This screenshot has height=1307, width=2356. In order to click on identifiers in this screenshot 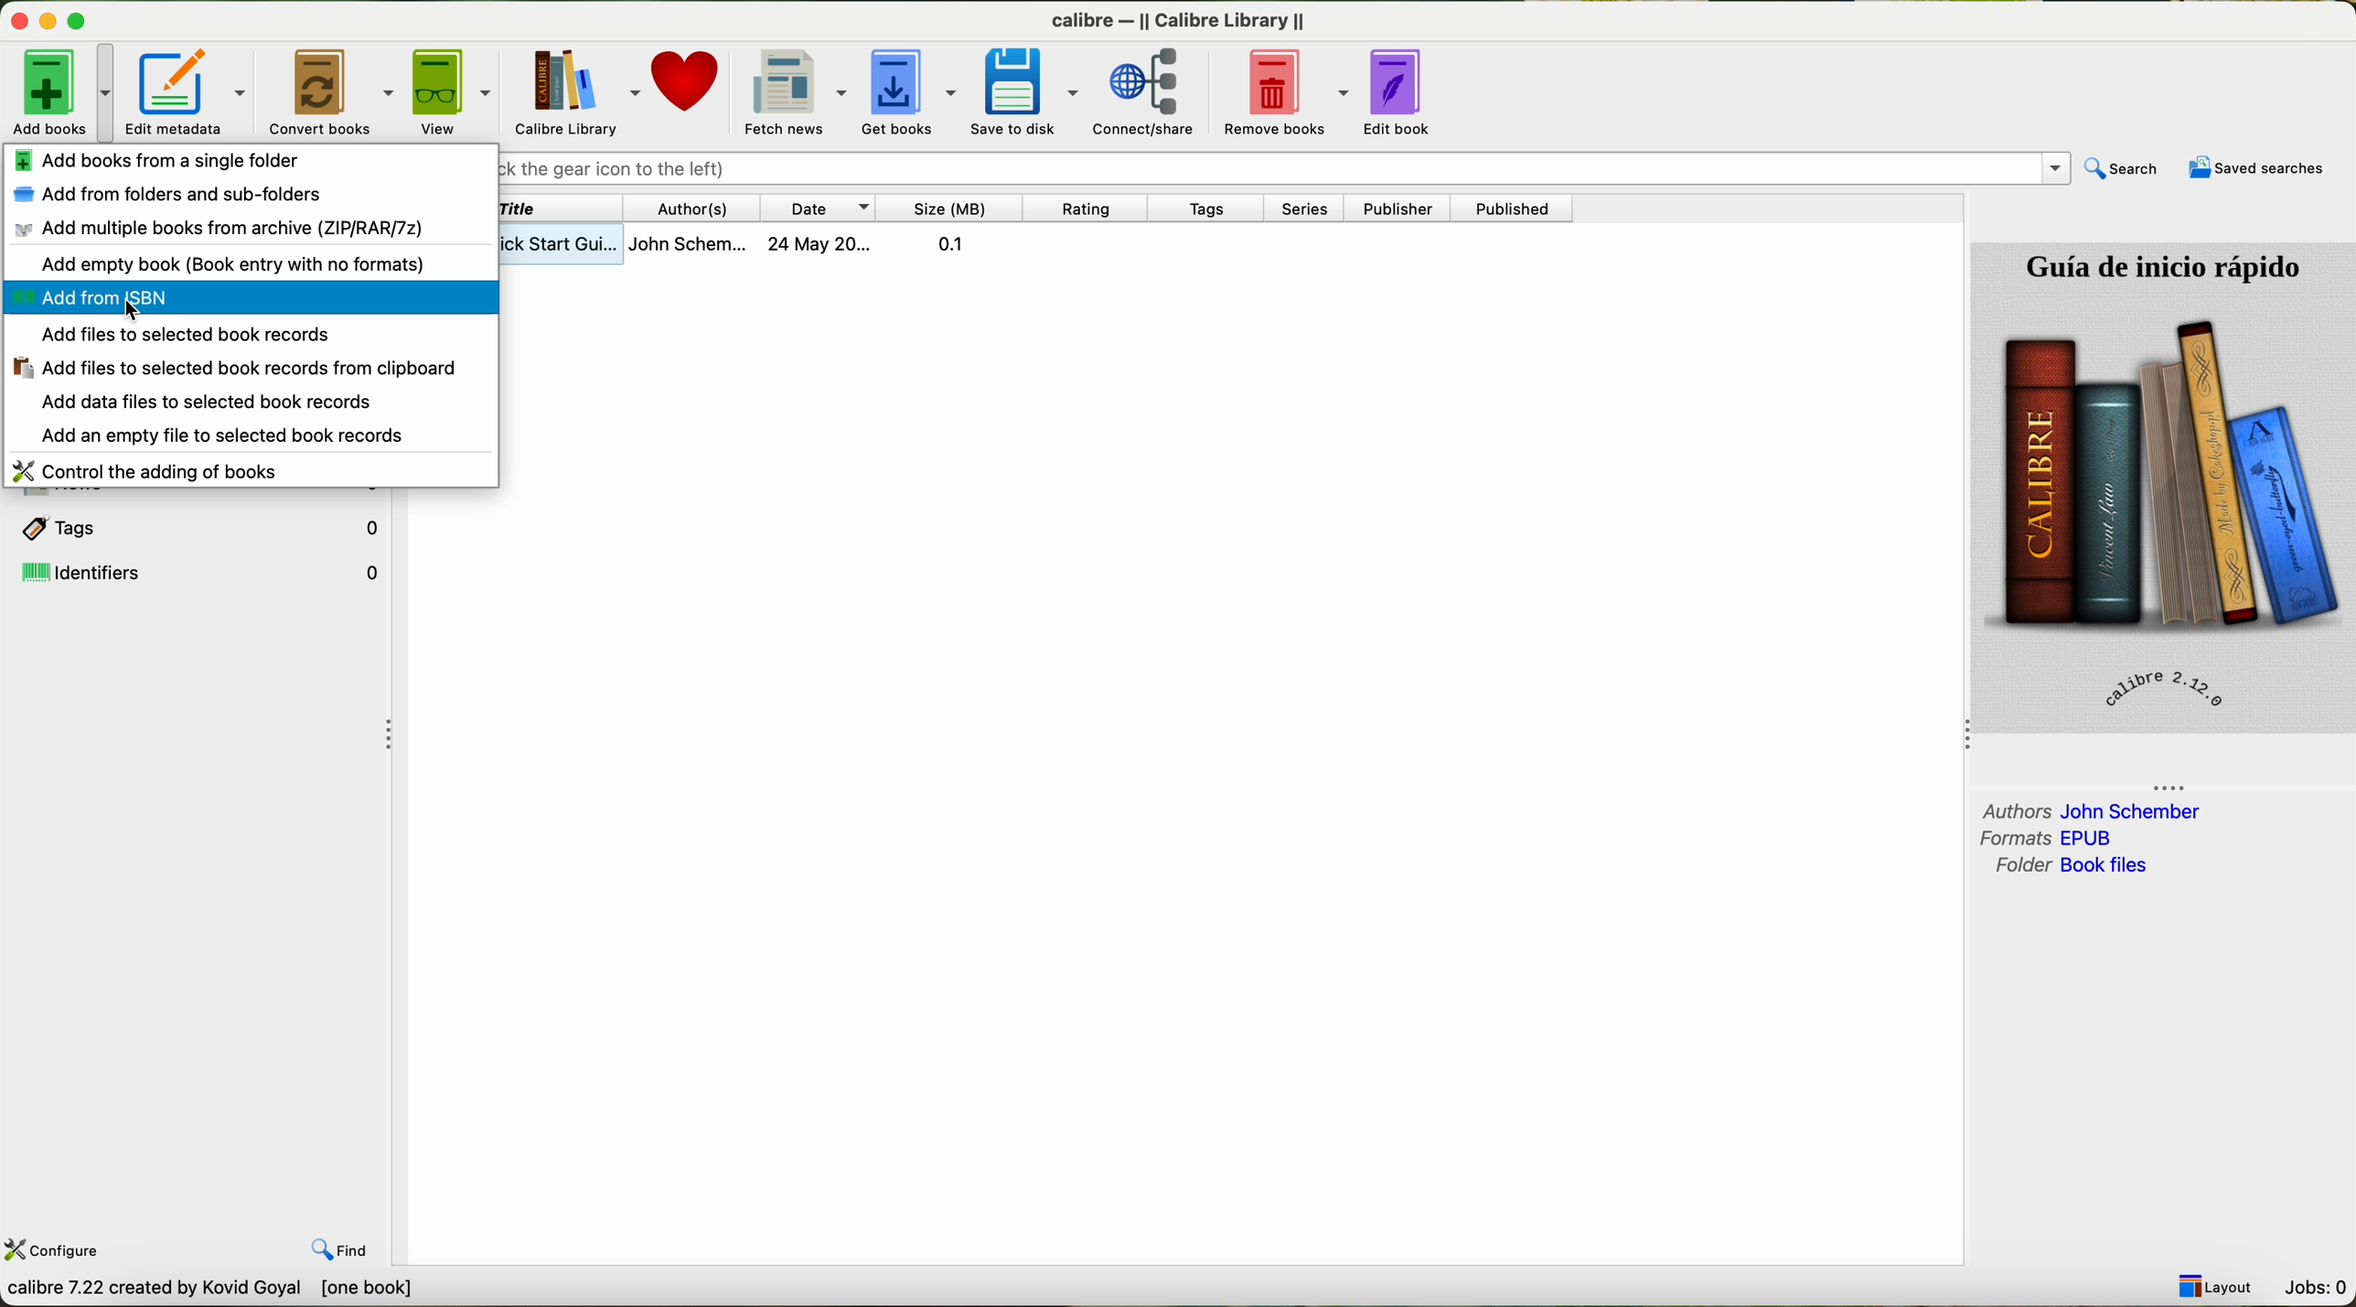, I will do `click(198, 573)`.